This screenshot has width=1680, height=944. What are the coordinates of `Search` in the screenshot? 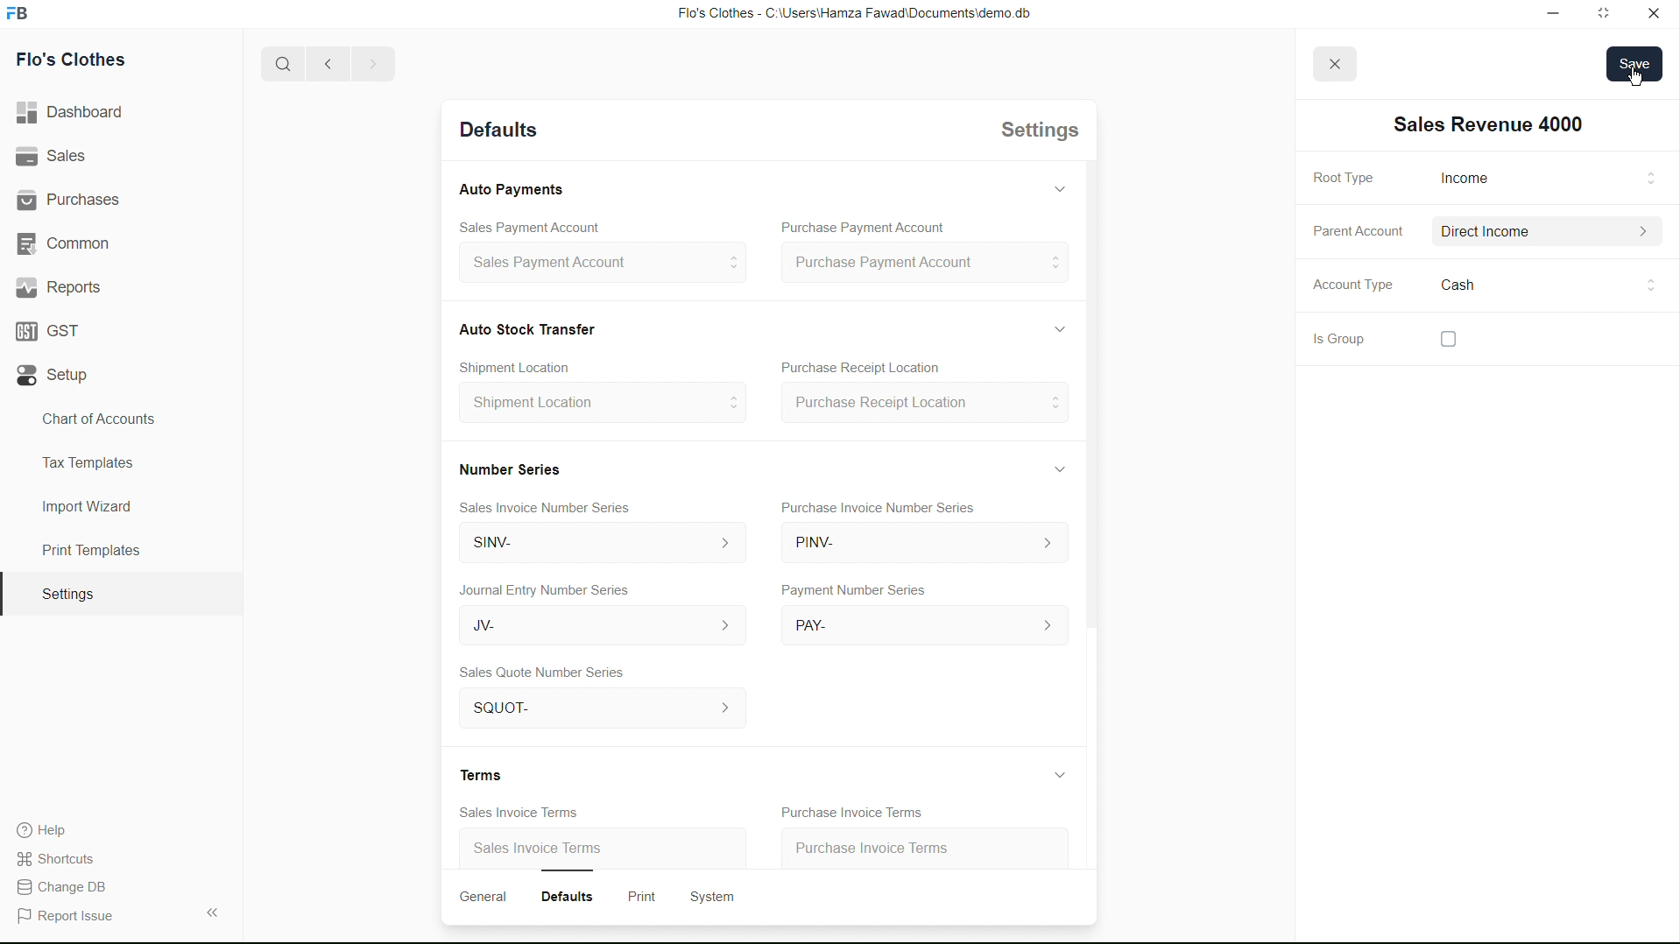 It's located at (277, 64).